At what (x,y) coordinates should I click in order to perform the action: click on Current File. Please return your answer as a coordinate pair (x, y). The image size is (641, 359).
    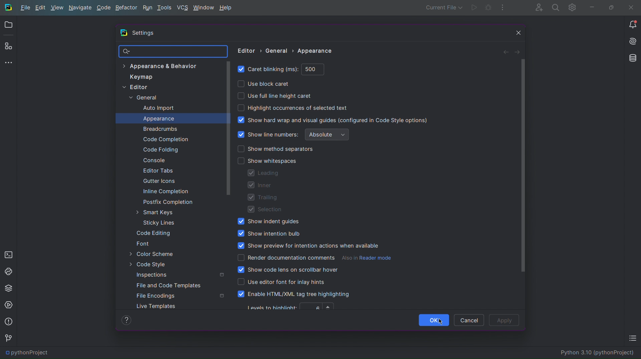
    Looking at the image, I should click on (443, 7).